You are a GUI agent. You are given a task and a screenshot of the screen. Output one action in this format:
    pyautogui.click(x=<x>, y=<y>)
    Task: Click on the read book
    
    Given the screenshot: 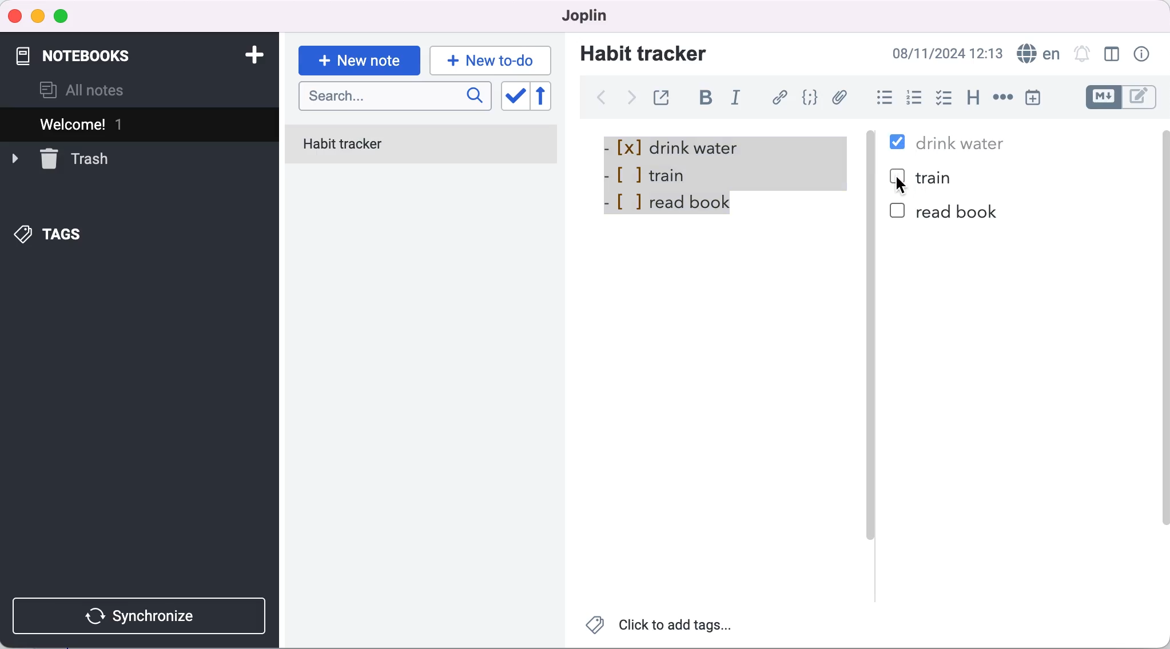 What is the action you would take?
    pyautogui.click(x=958, y=211)
    